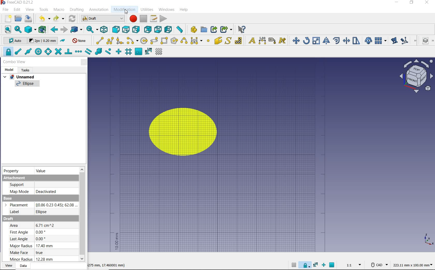  I want to click on orthographic view, so click(30, 30).